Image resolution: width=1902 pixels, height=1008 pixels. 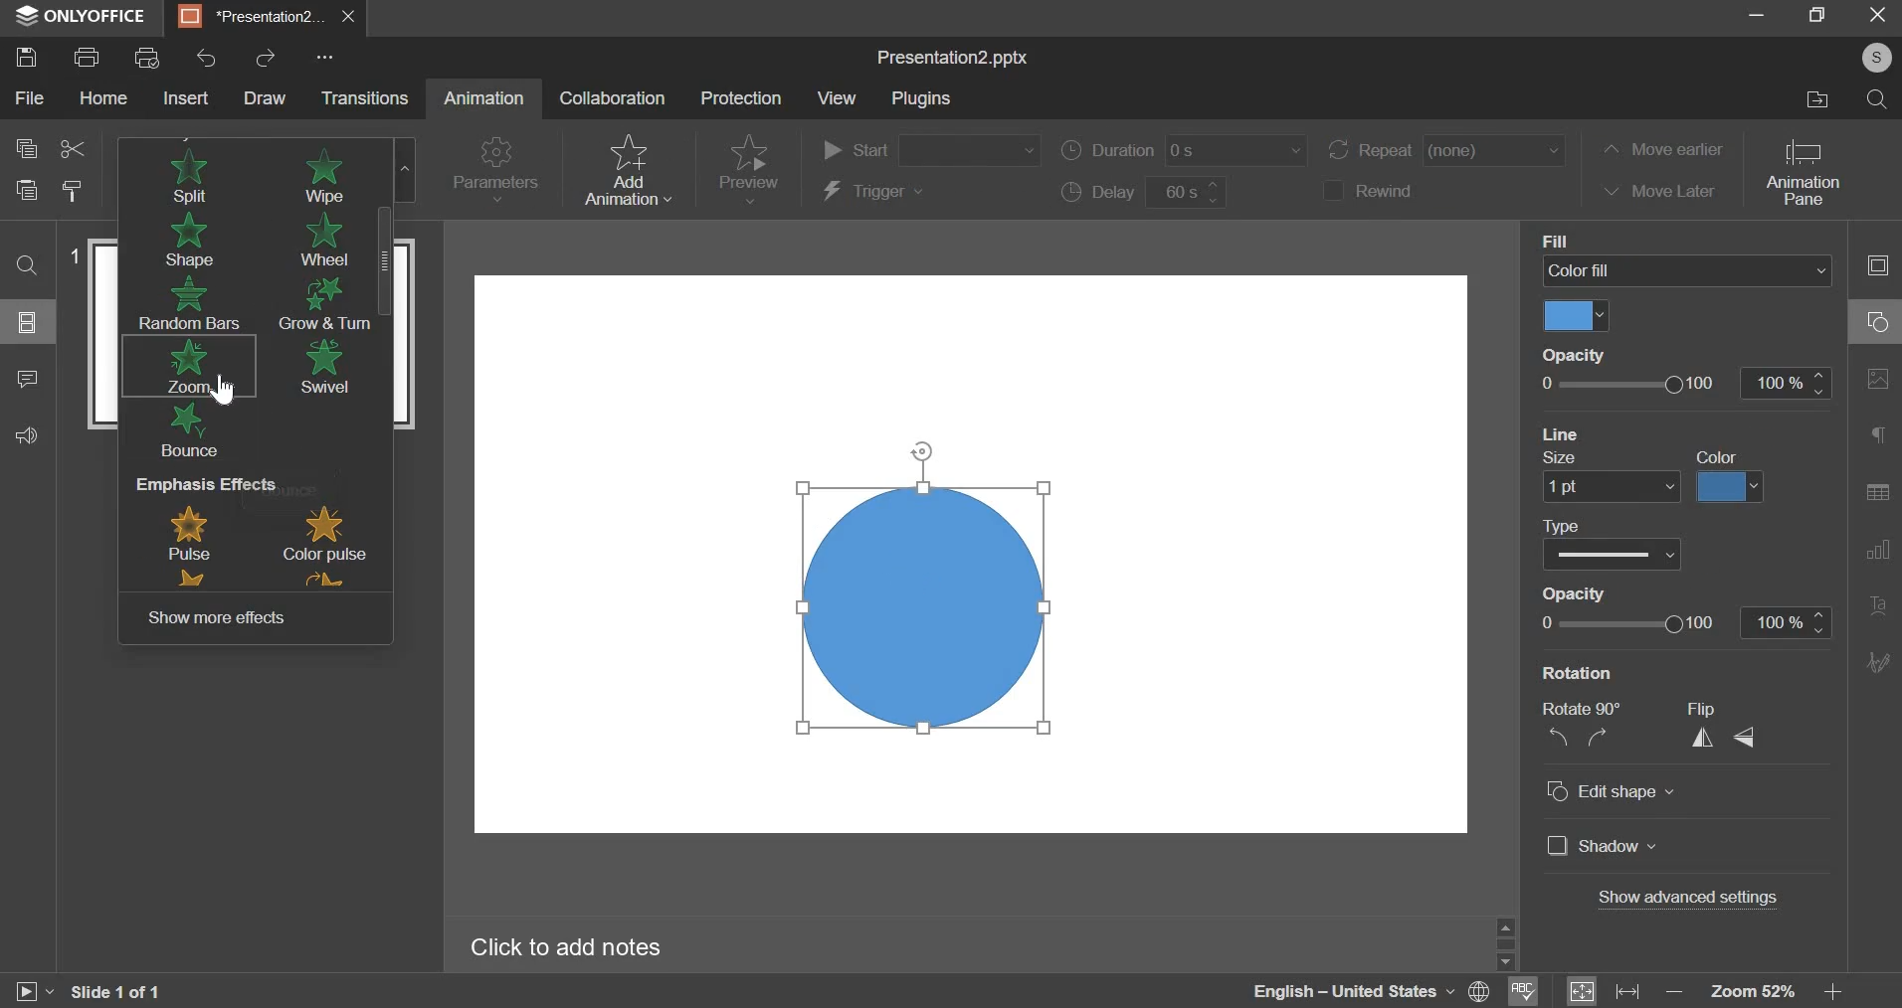 What do you see at coordinates (27, 991) in the screenshot?
I see `play` at bounding box center [27, 991].